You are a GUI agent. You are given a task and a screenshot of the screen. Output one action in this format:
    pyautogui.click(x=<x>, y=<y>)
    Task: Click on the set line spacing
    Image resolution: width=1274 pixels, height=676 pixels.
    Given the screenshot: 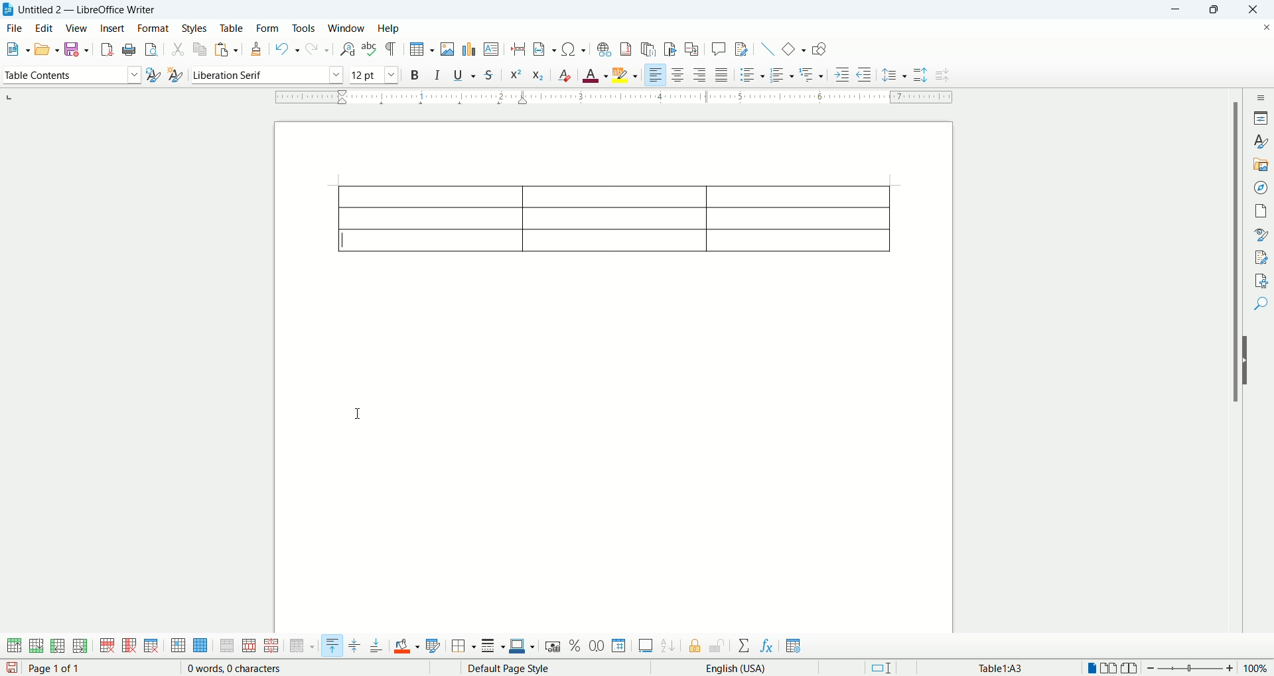 What is the action you would take?
    pyautogui.click(x=894, y=74)
    